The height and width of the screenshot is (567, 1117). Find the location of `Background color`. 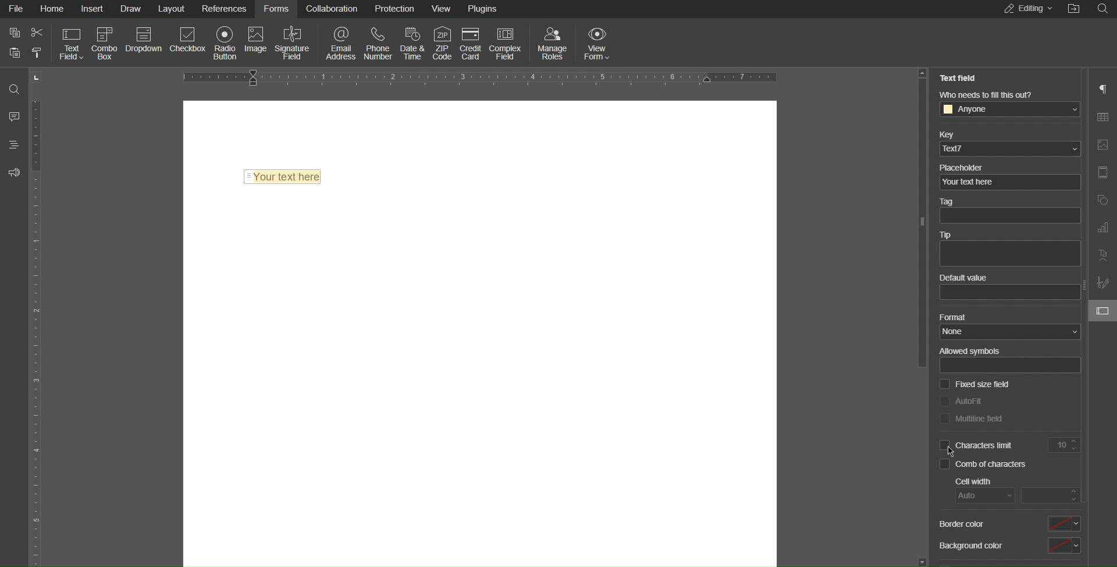

Background color is located at coordinates (1008, 547).